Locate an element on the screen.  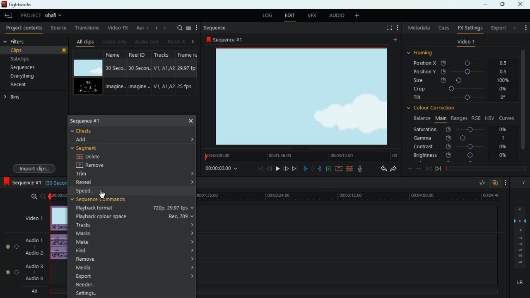
marks is located at coordinates (100, 234).